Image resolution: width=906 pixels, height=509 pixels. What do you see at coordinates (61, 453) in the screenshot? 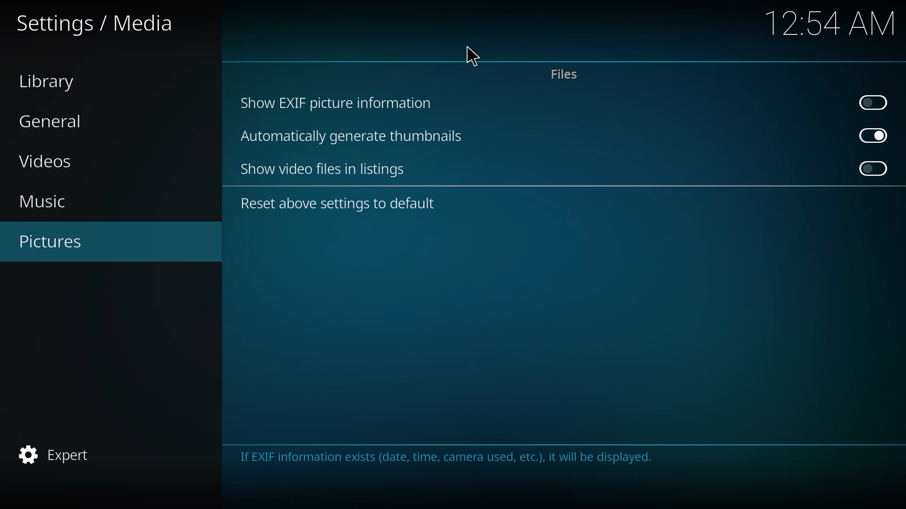
I see `expert` at bounding box center [61, 453].